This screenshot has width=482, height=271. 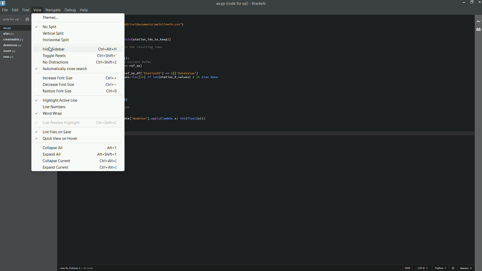 I want to click on expand current button, so click(x=56, y=167).